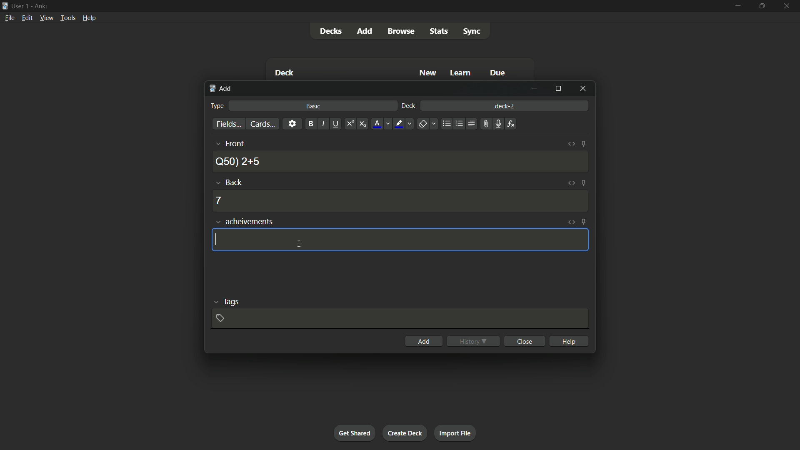 This screenshot has width=800, height=450. Describe the element at coordinates (363, 124) in the screenshot. I see `subscript` at that location.